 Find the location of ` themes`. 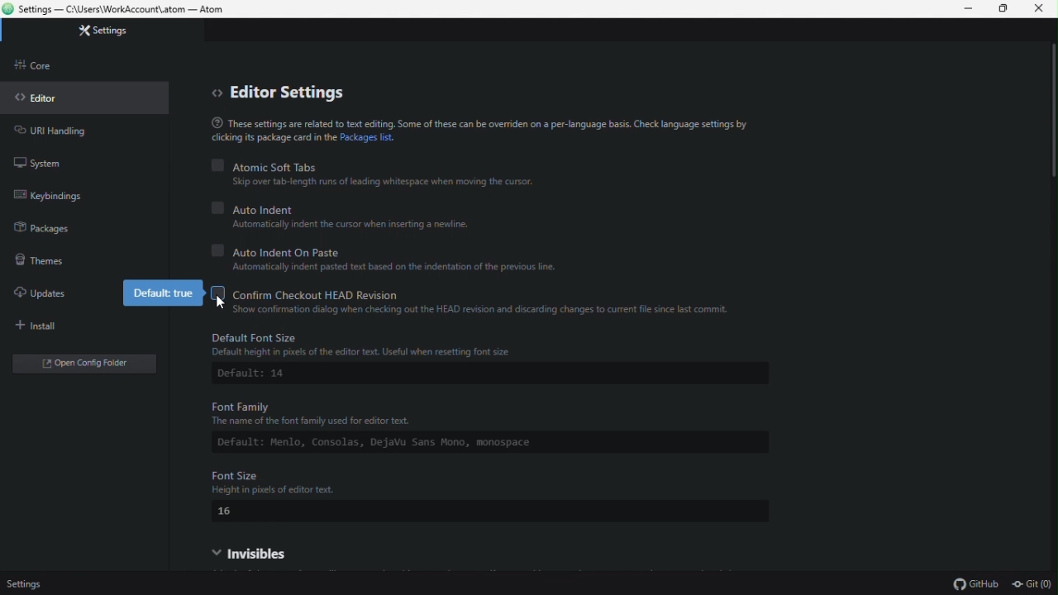

 themes is located at coordinates (45, 263).